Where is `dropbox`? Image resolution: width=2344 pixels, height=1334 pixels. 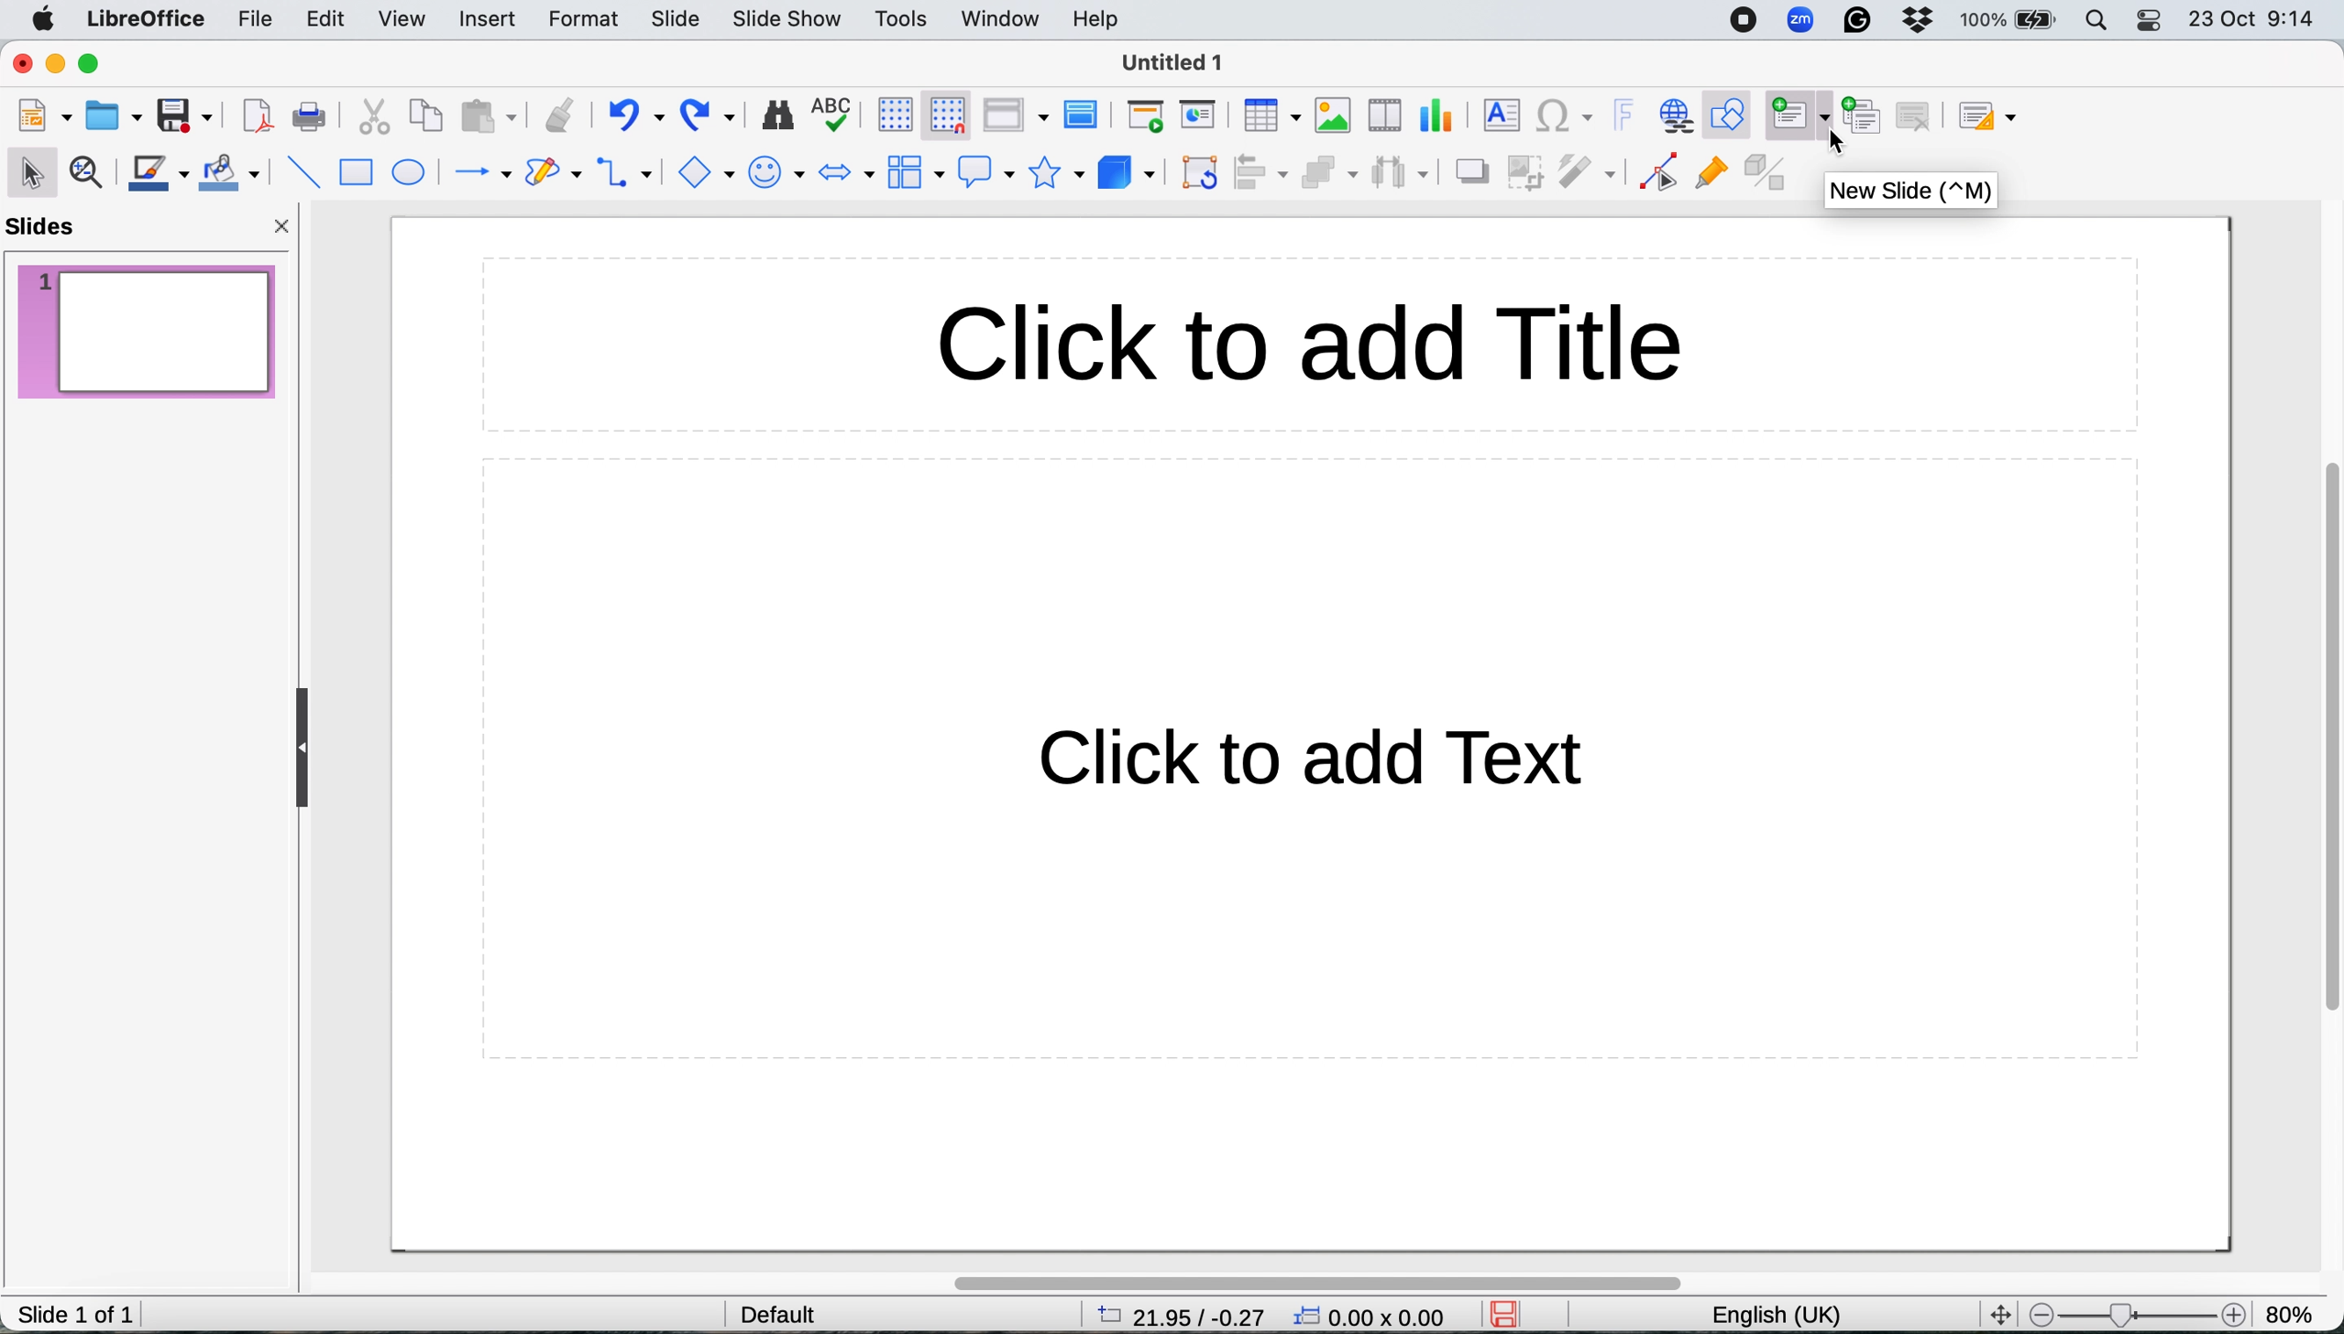
dropbox is located at coordinates (1925, 21).